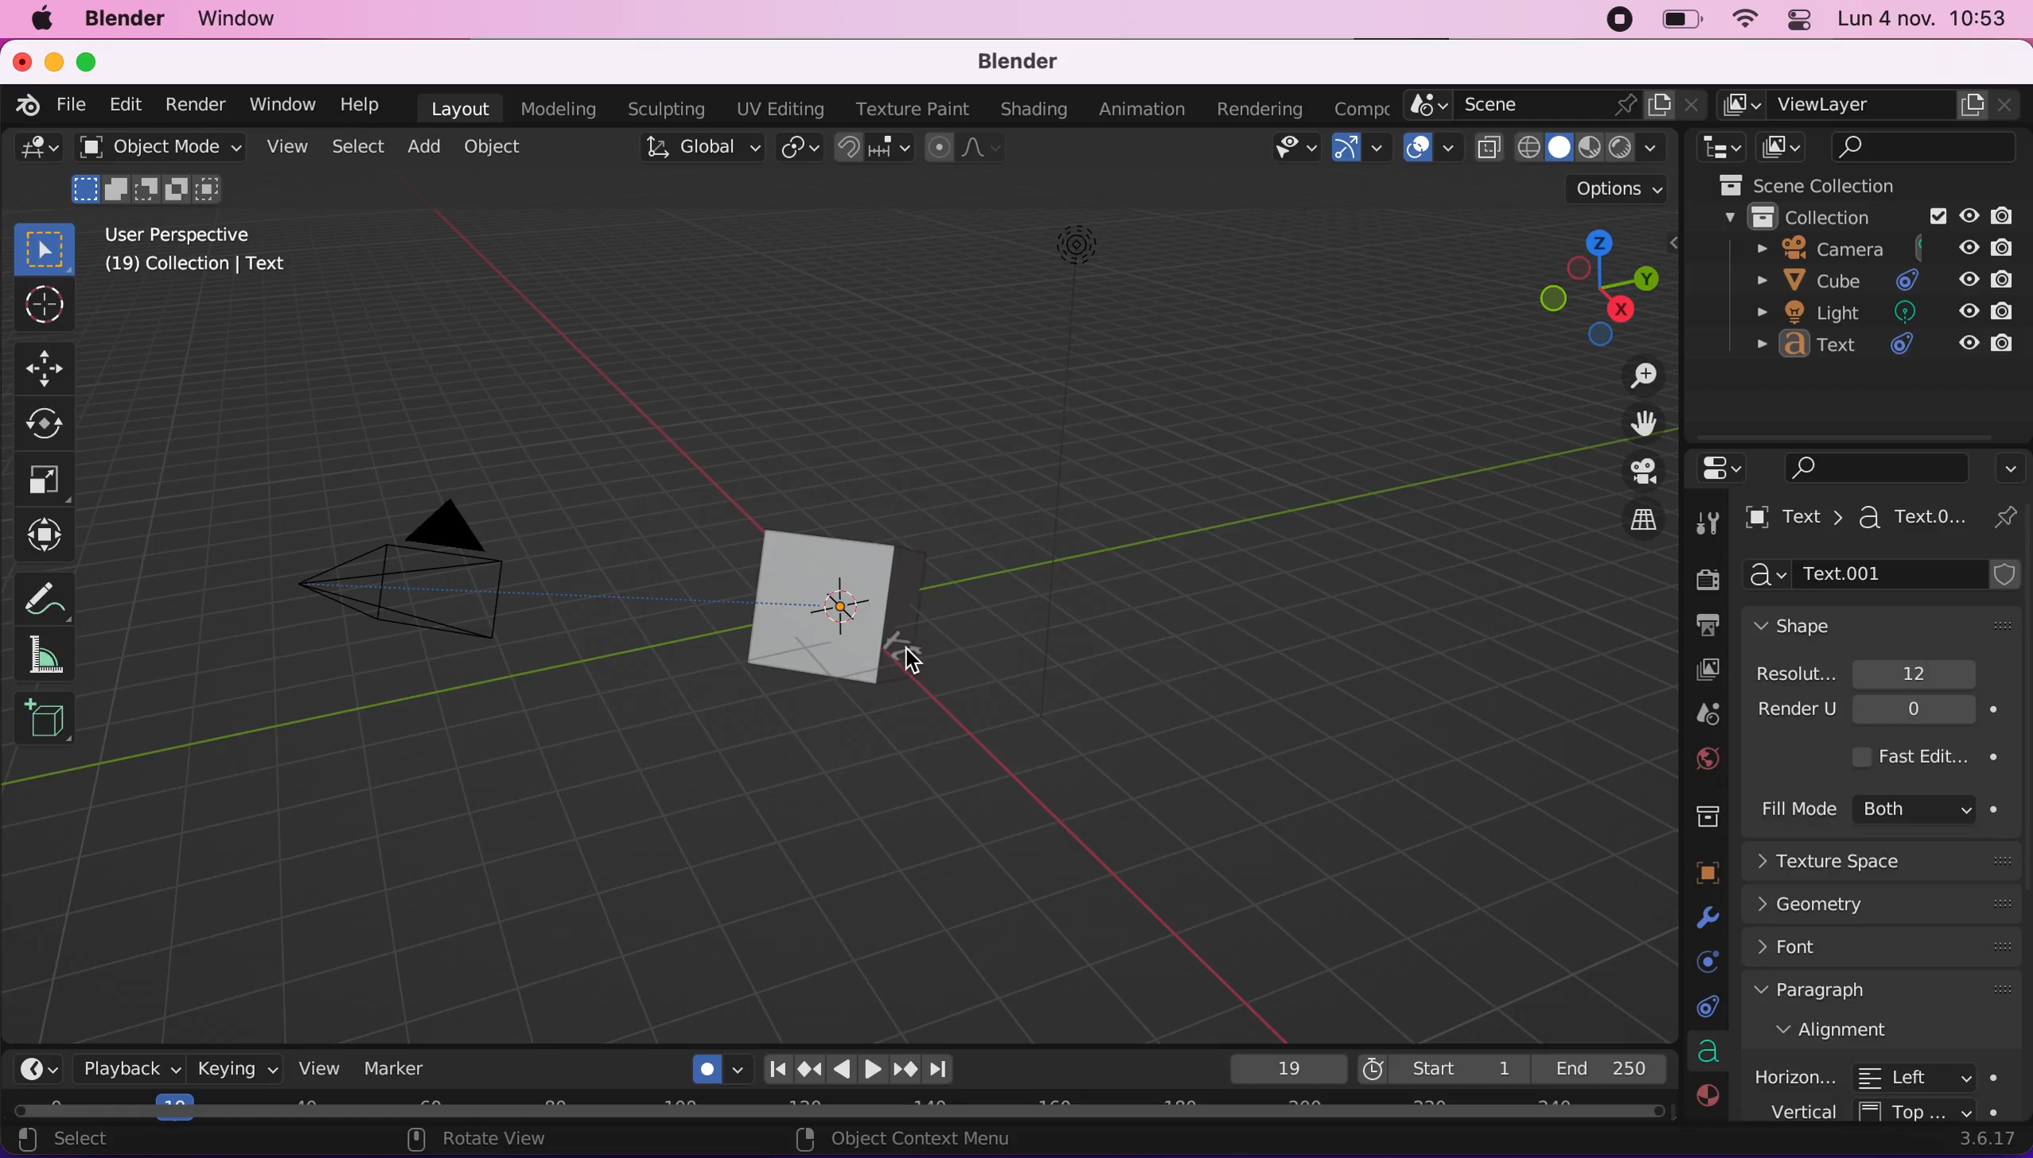 Image resolution: width=2033 pixels, height=1158 pixels. Describe the element at coordinates (1643, 425) in the screenshot. I see `move the view` at that location.